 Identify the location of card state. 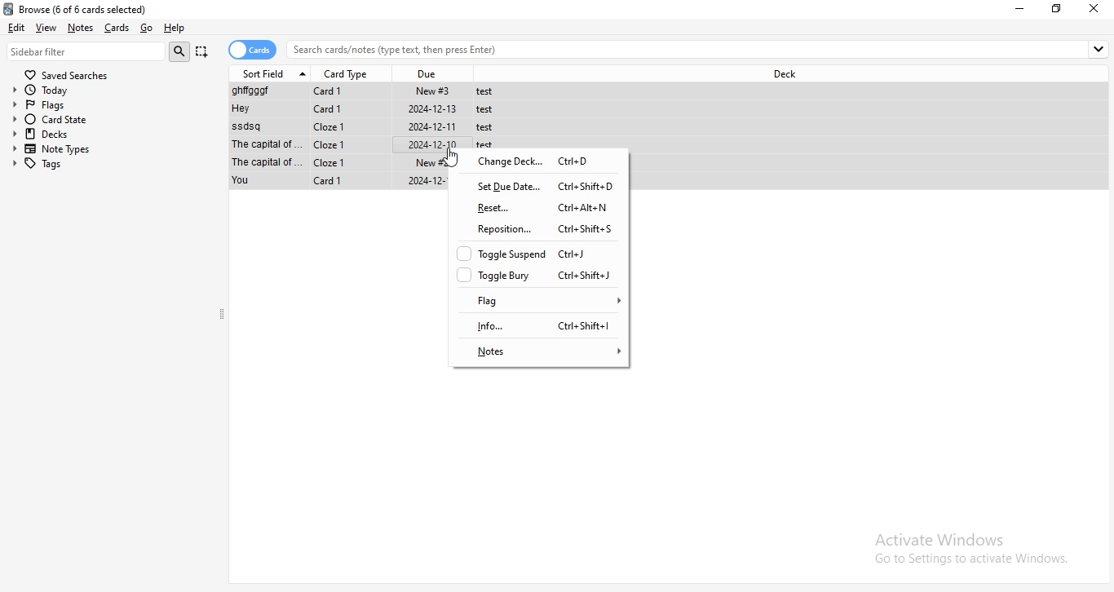
(109, 120).